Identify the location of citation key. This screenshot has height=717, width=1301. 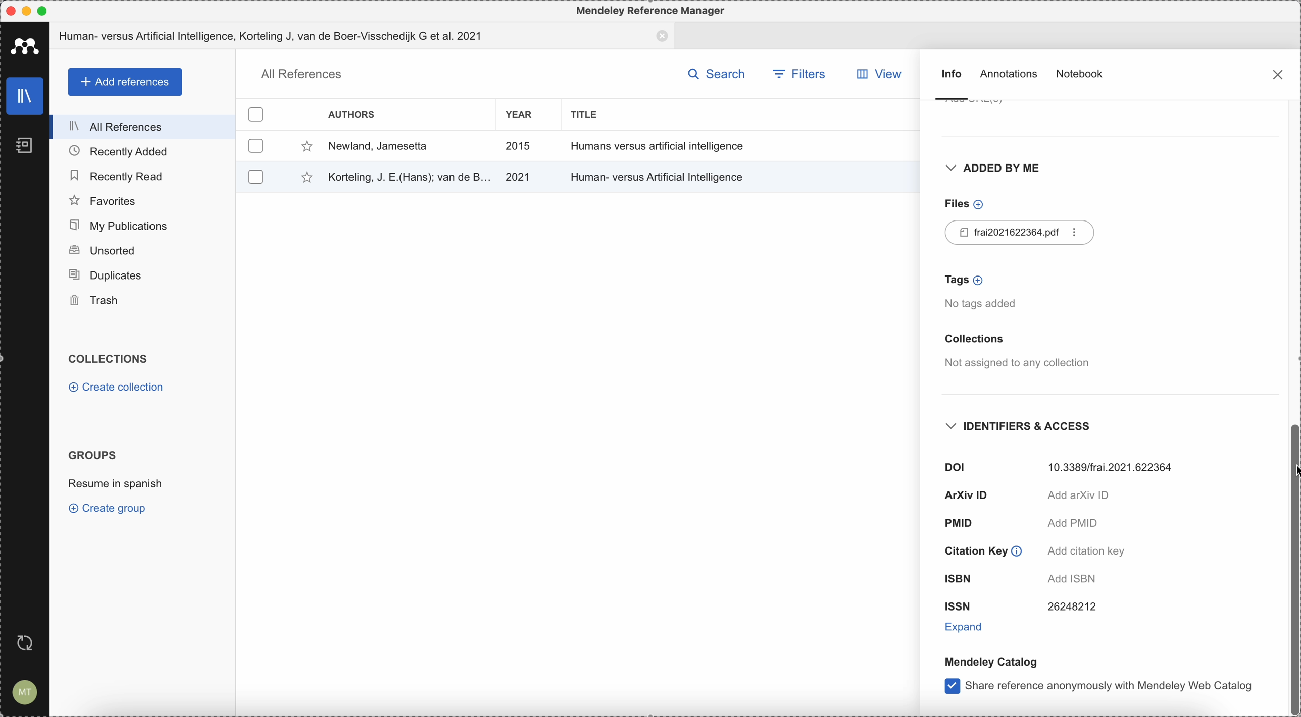
(1032, 550).